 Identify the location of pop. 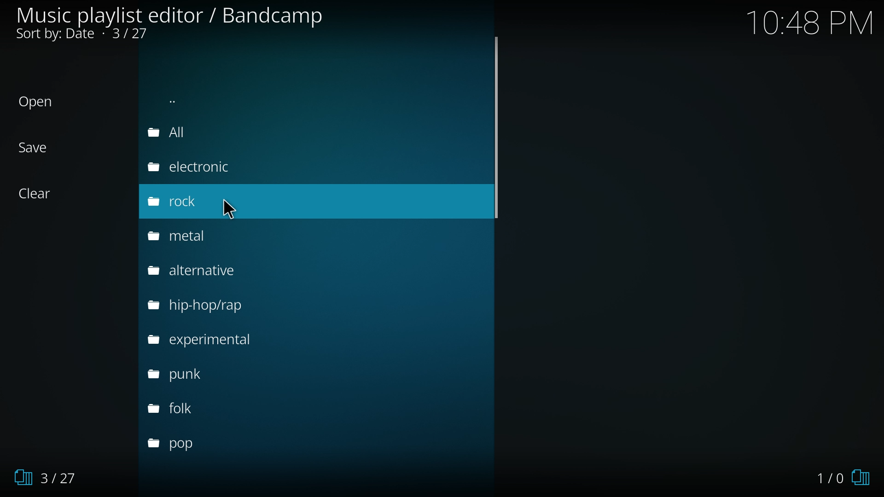
(186, 442).